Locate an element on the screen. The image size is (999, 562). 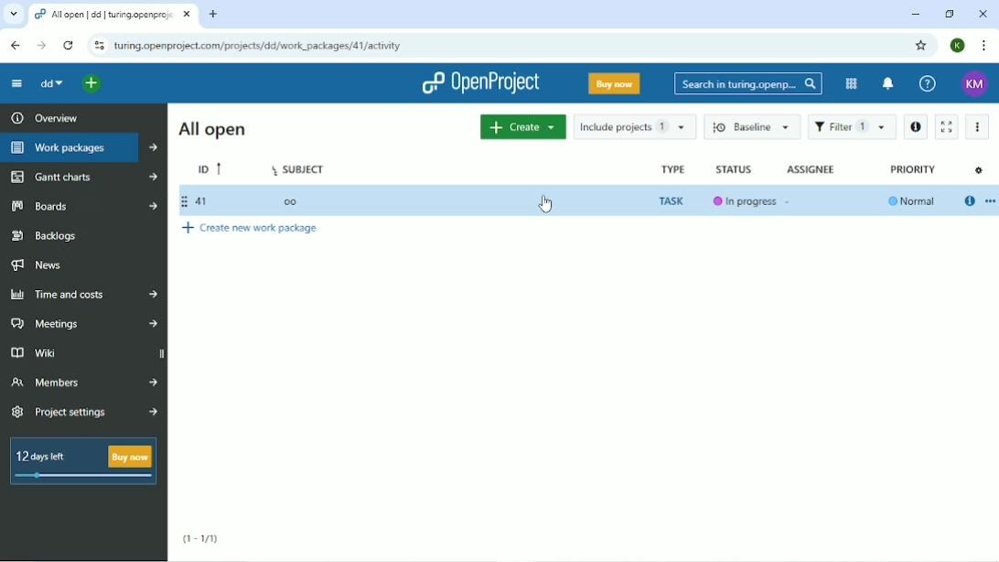
Forward is located at coordinates (41, 46).